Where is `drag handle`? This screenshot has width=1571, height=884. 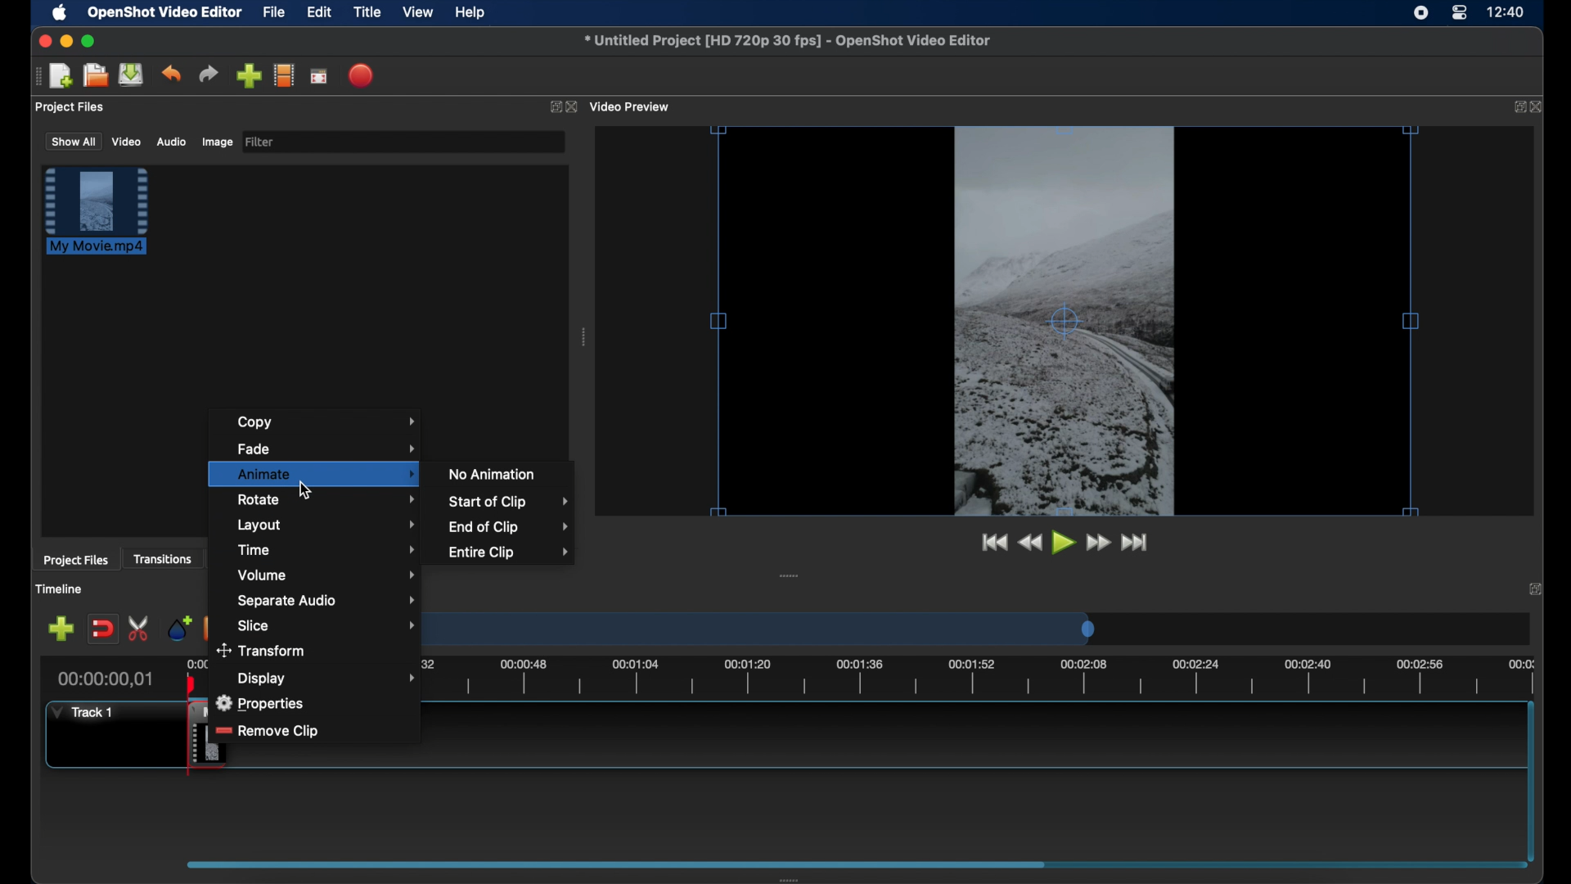
drag handle is located at coordinates (790, 577).